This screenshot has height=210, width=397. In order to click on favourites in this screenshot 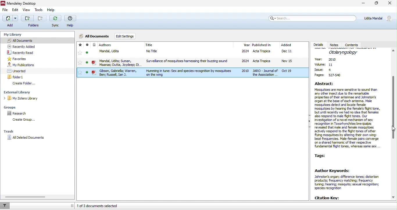, I will do `click(18, 59)`.